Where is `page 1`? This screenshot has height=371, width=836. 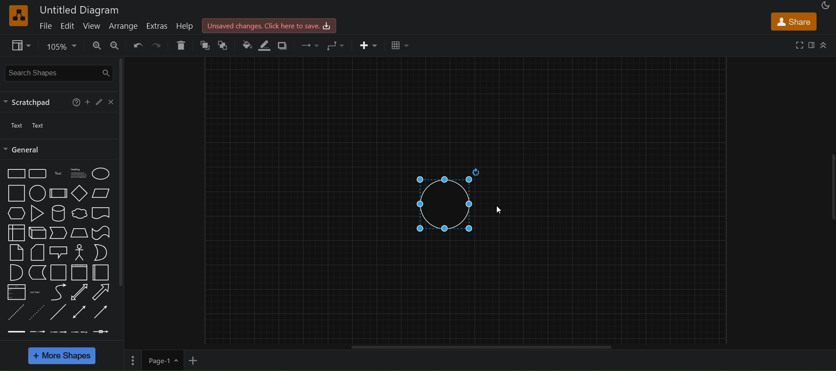 page 1 is located at coordinates (155, 360).